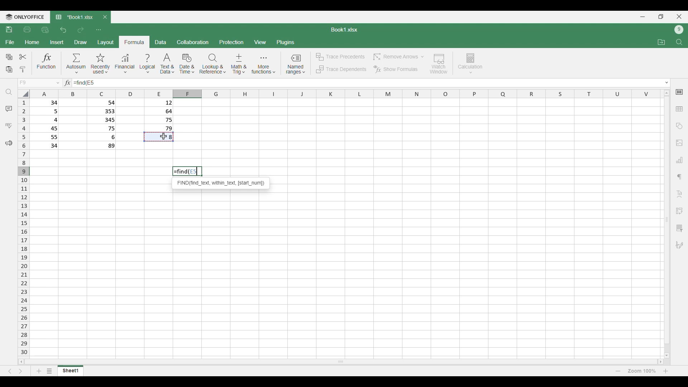 This screenshot has width=688, height=387. What do you see at coordinates (340, 57) in the screenshot?
I see `Trace precedents` at bounding box center [340, 57].